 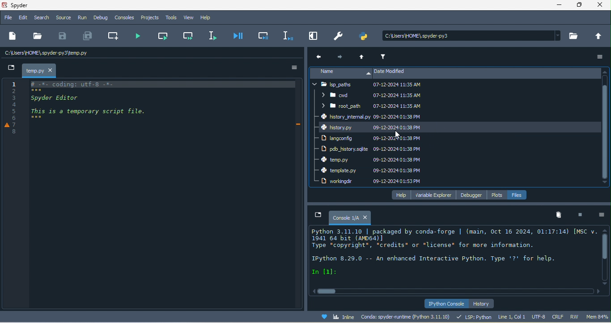 What do you see at coordinates (63, 17) in the screenshot?
I see `source` at bounding box center [63, 17].